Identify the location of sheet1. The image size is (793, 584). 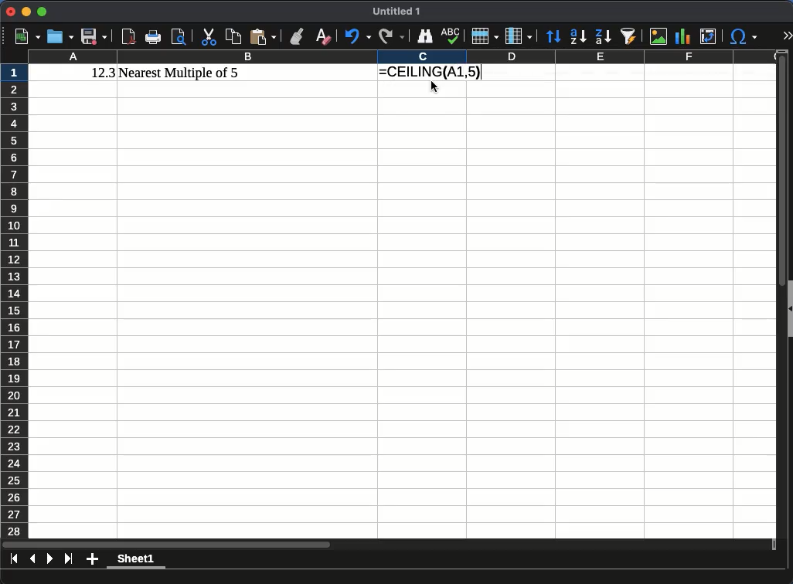
(137, 560).